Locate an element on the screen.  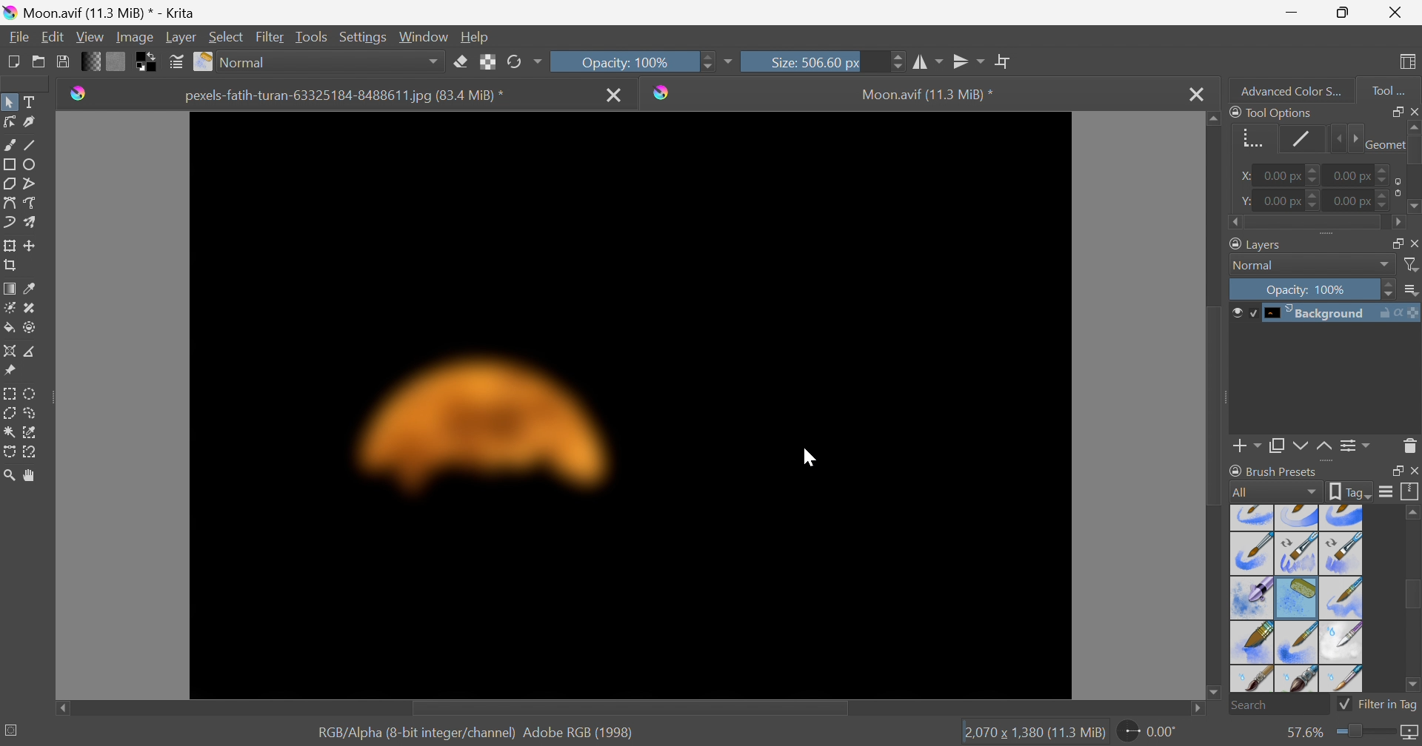
0.00 px is located at coordinates (1364, 201).